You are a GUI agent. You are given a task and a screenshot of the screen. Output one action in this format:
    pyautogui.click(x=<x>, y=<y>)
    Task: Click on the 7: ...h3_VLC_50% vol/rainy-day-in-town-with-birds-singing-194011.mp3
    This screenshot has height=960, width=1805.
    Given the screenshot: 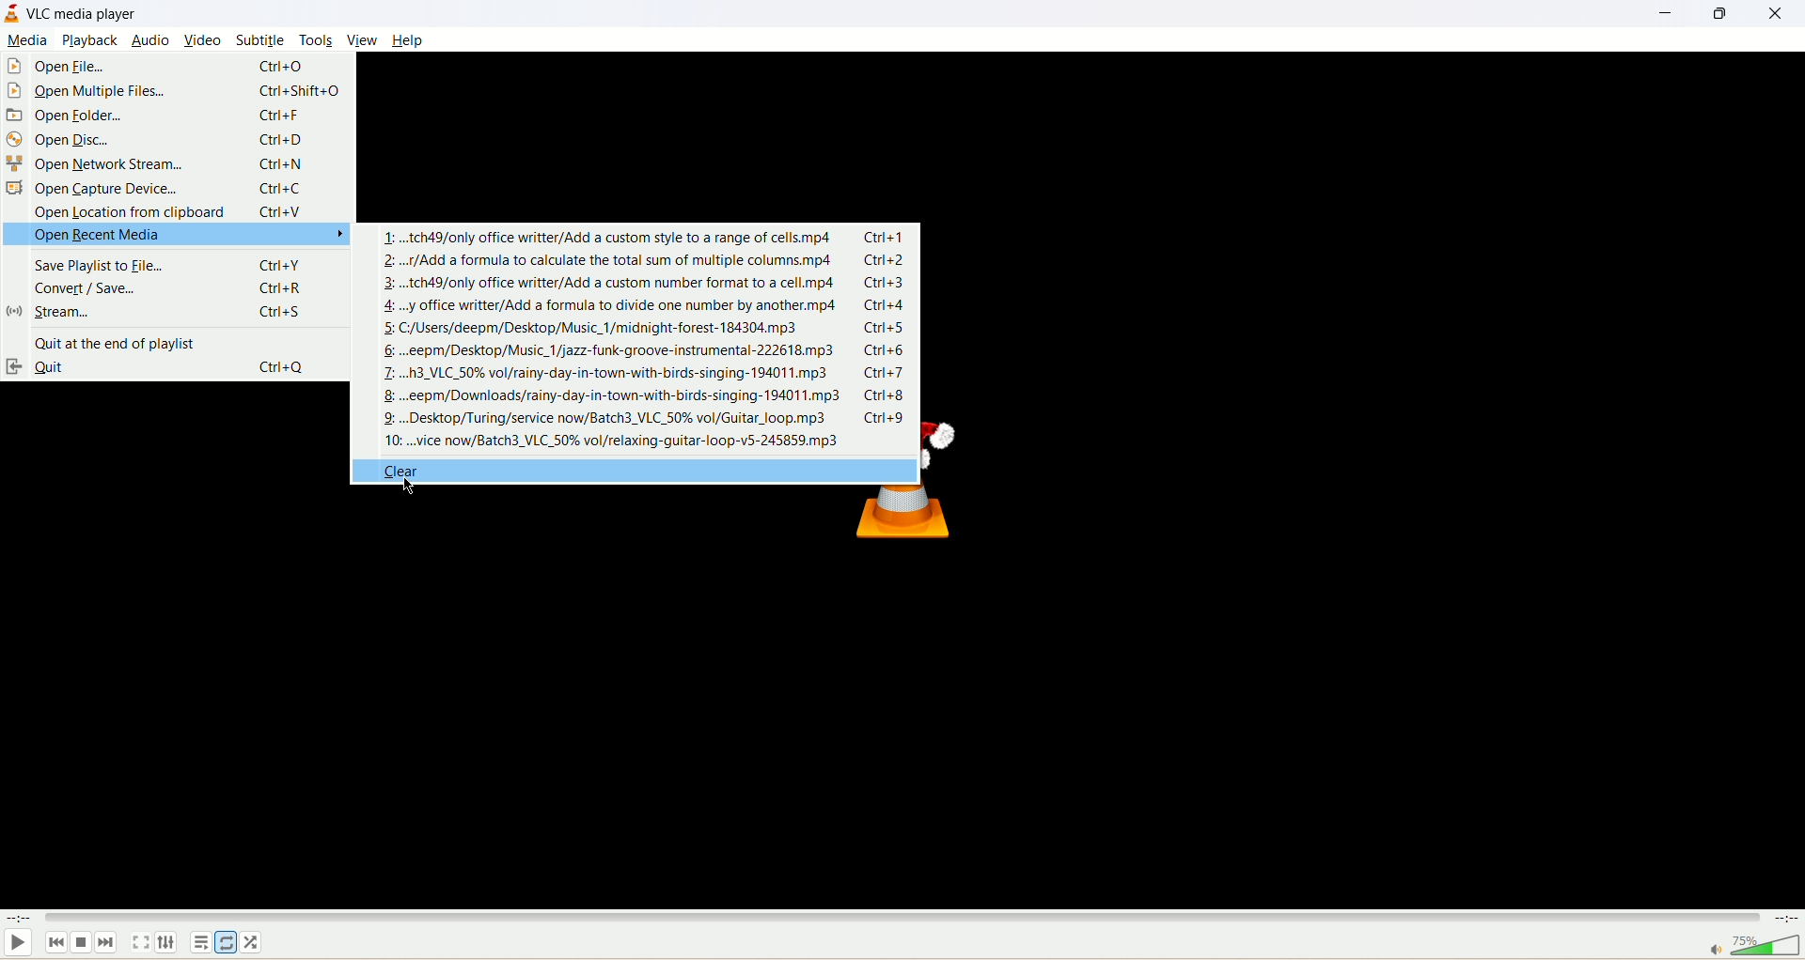 What is the action you would take?
    pyautogui.click(x=611, y=372)
    